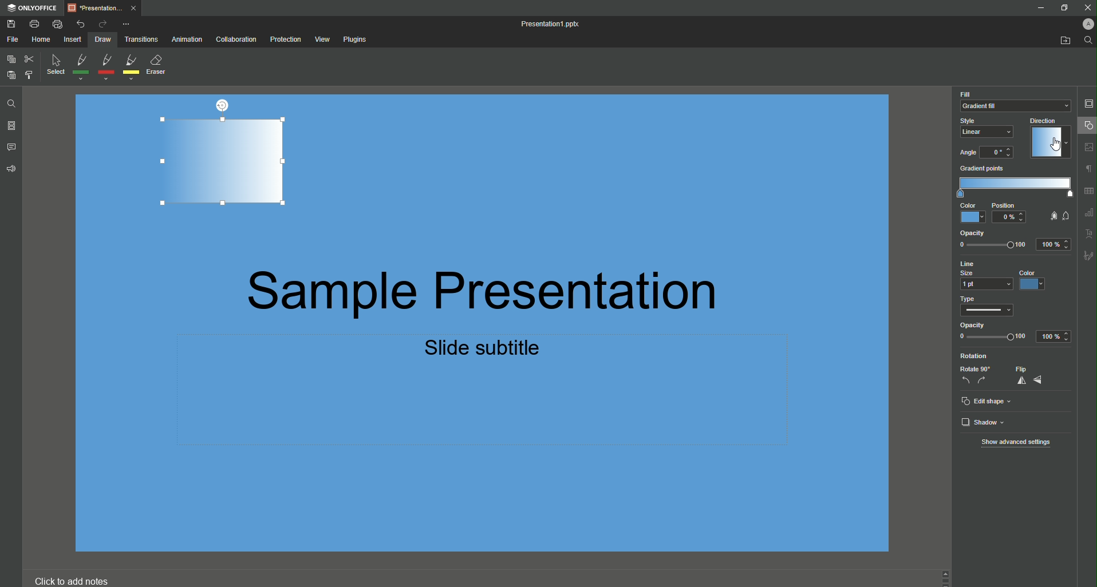 The width and height of the screenshot is (1097, 587). Describe the element at coordinates (1063, 9) in the screenshot. I see `Restore` at that location.